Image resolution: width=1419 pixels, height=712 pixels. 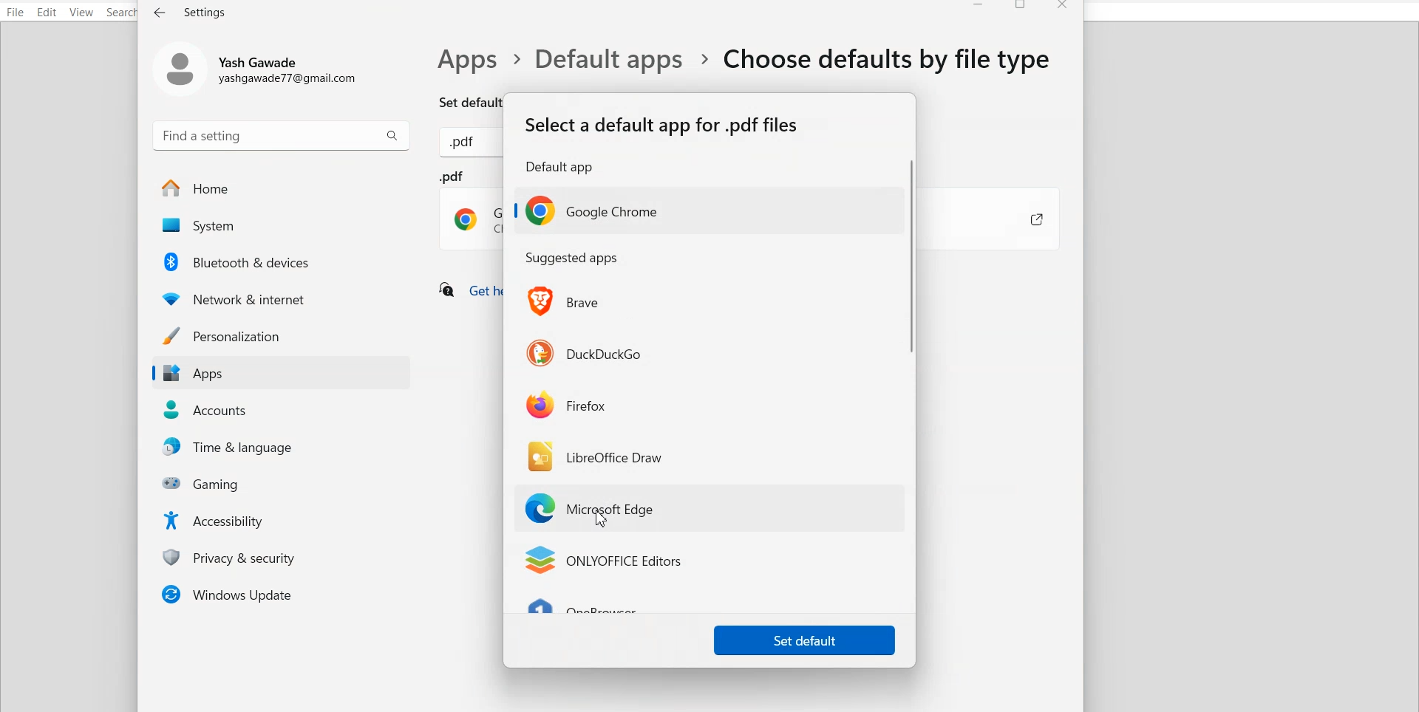 I want to click on ONLYOFFICE Editor, so click(x=603, y=561).